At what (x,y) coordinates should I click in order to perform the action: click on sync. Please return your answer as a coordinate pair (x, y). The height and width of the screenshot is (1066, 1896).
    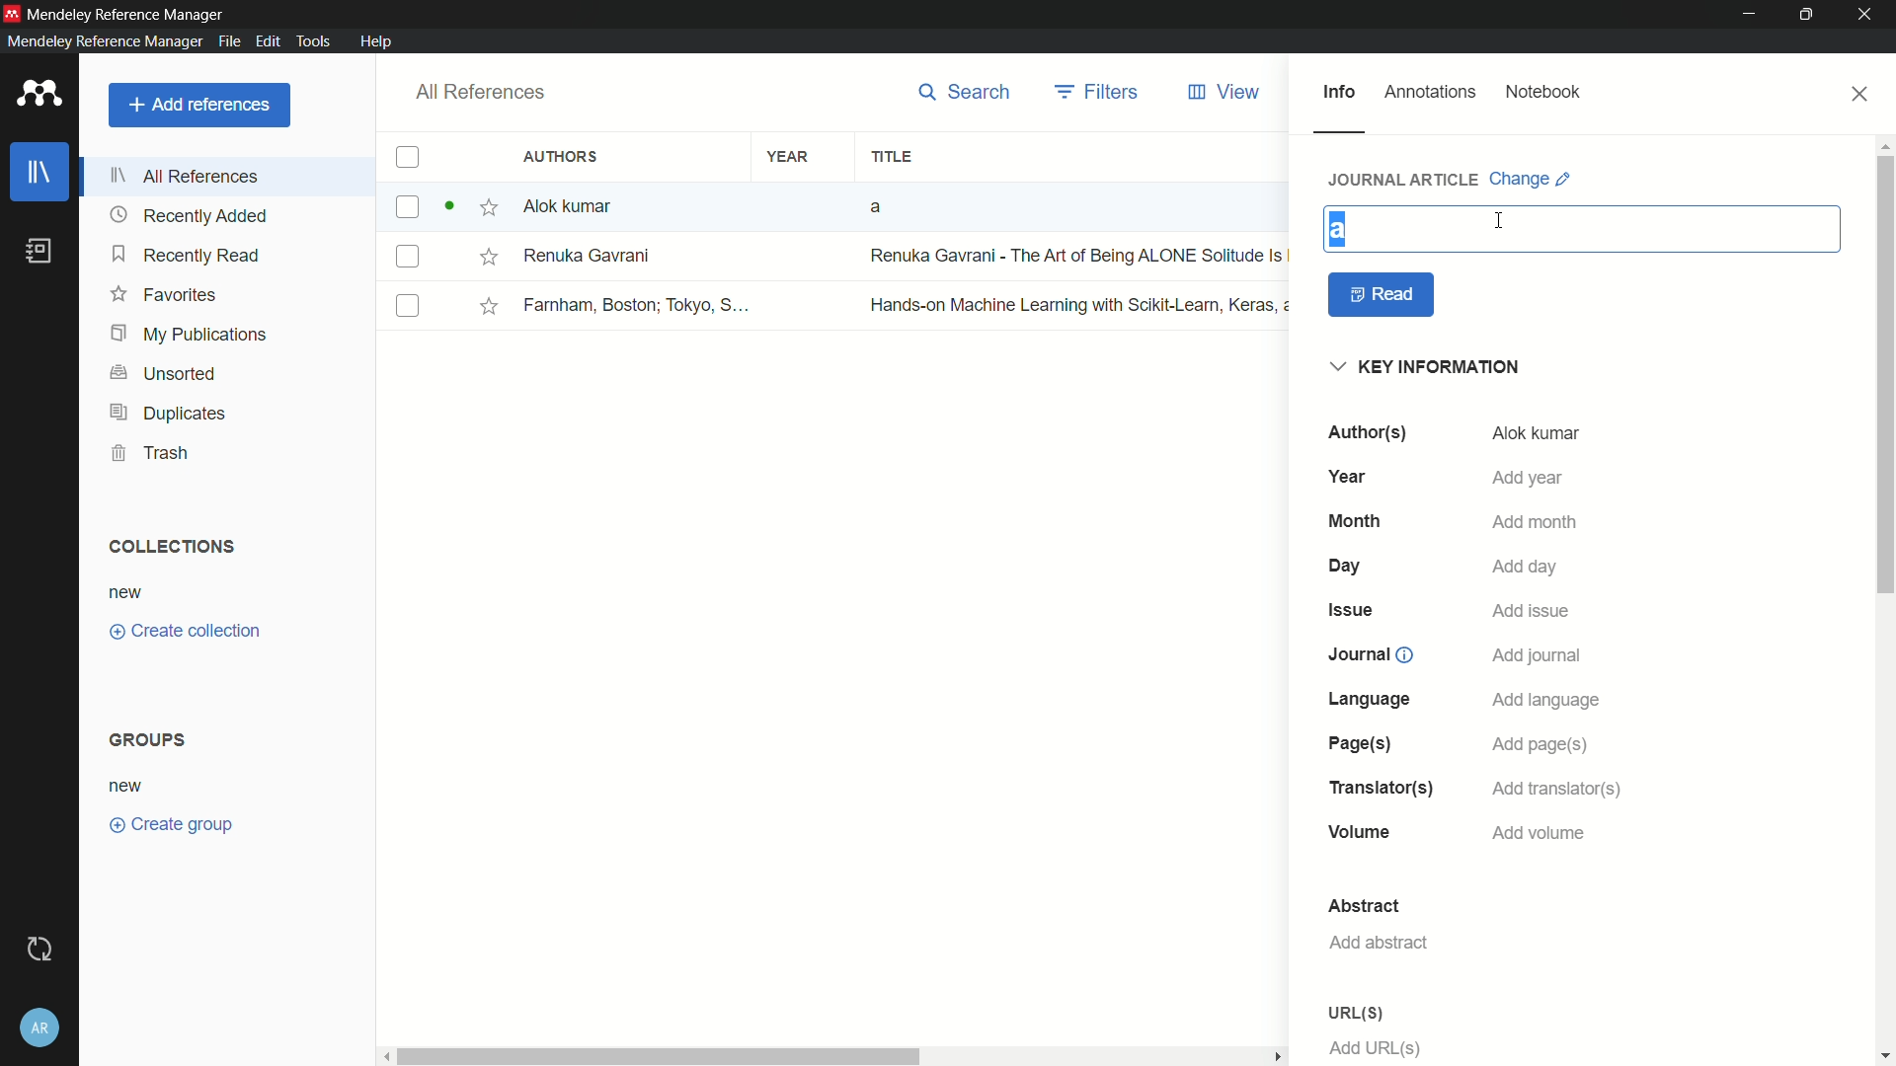
    Looking at the image, I should click on (43, 950).